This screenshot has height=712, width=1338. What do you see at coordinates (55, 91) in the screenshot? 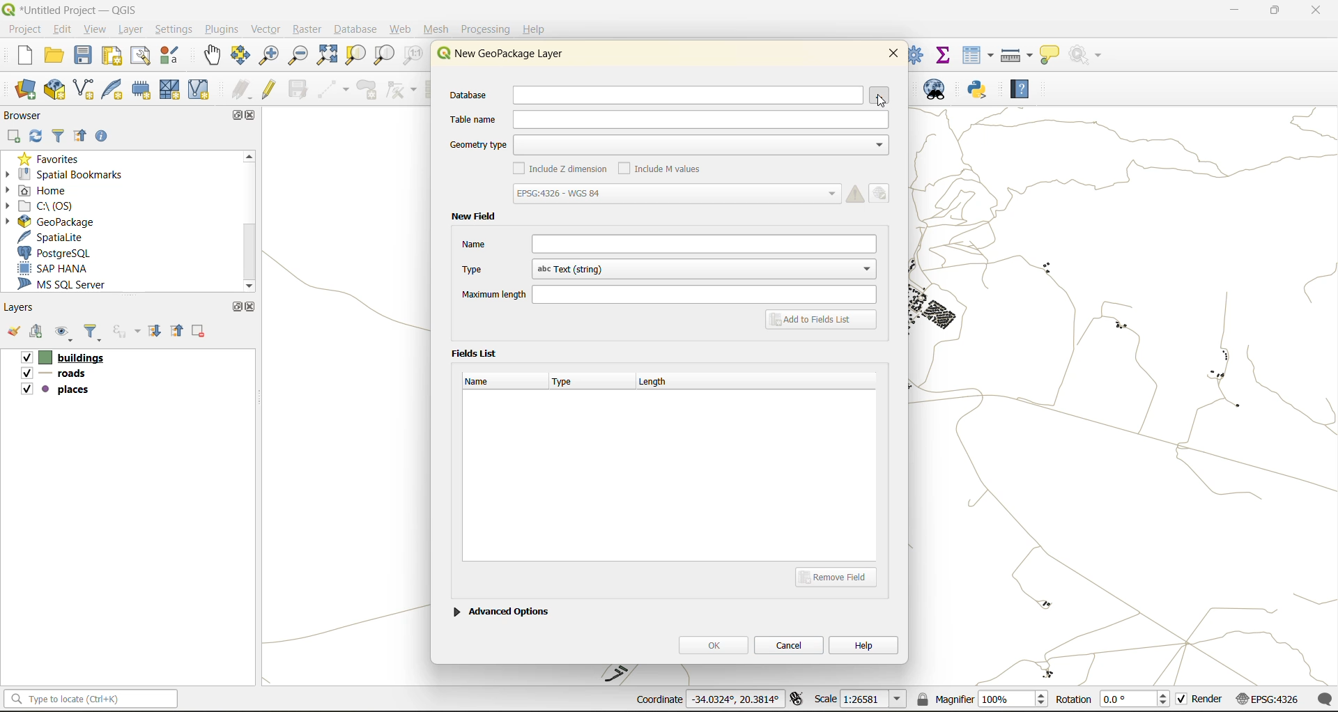
I see `new geopackage ` at bounding box center [55, 91].